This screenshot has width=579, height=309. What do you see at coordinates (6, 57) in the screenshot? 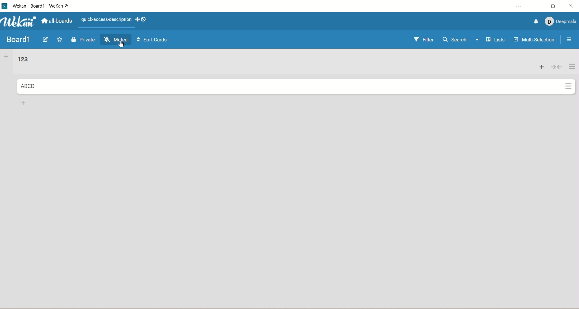
I see `add list` at bounding box center [6, 57].